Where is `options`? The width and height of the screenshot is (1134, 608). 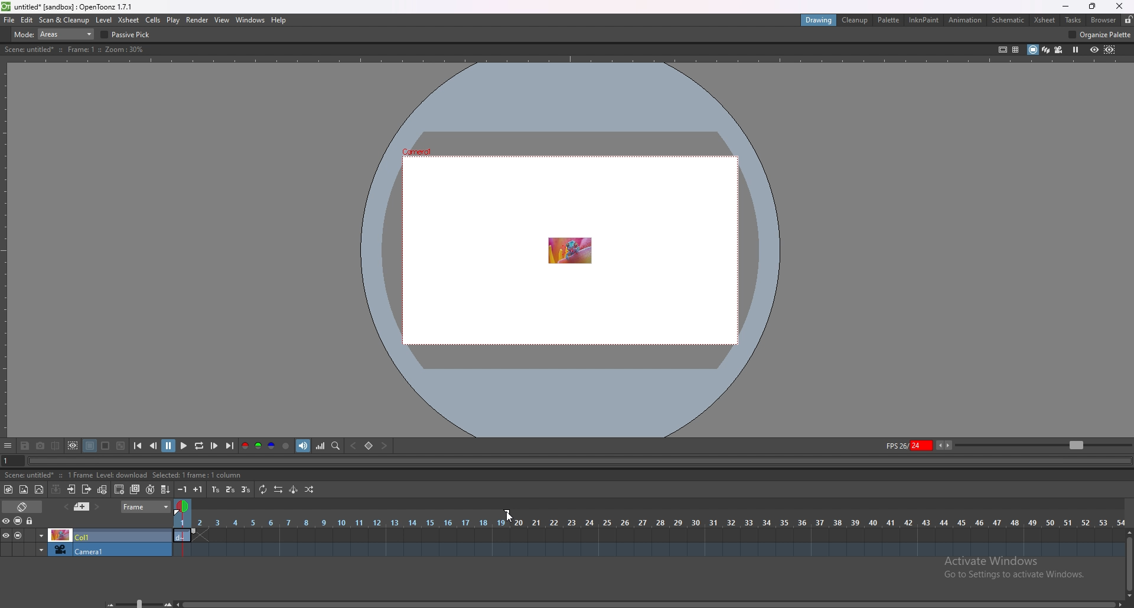 options is located at coordinates (8, 446).